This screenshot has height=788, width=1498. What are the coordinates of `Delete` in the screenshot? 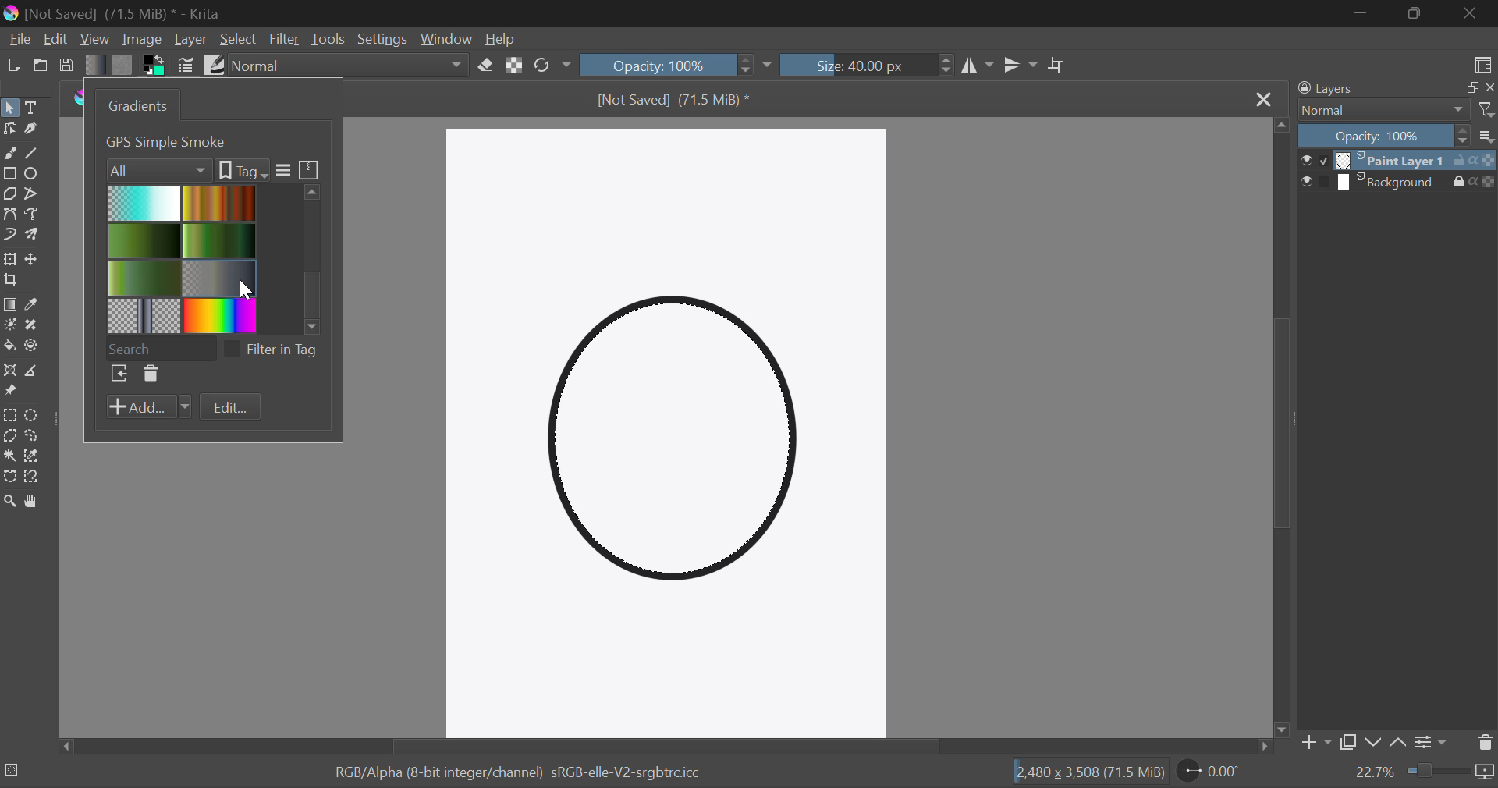 It's located at (151, 374).